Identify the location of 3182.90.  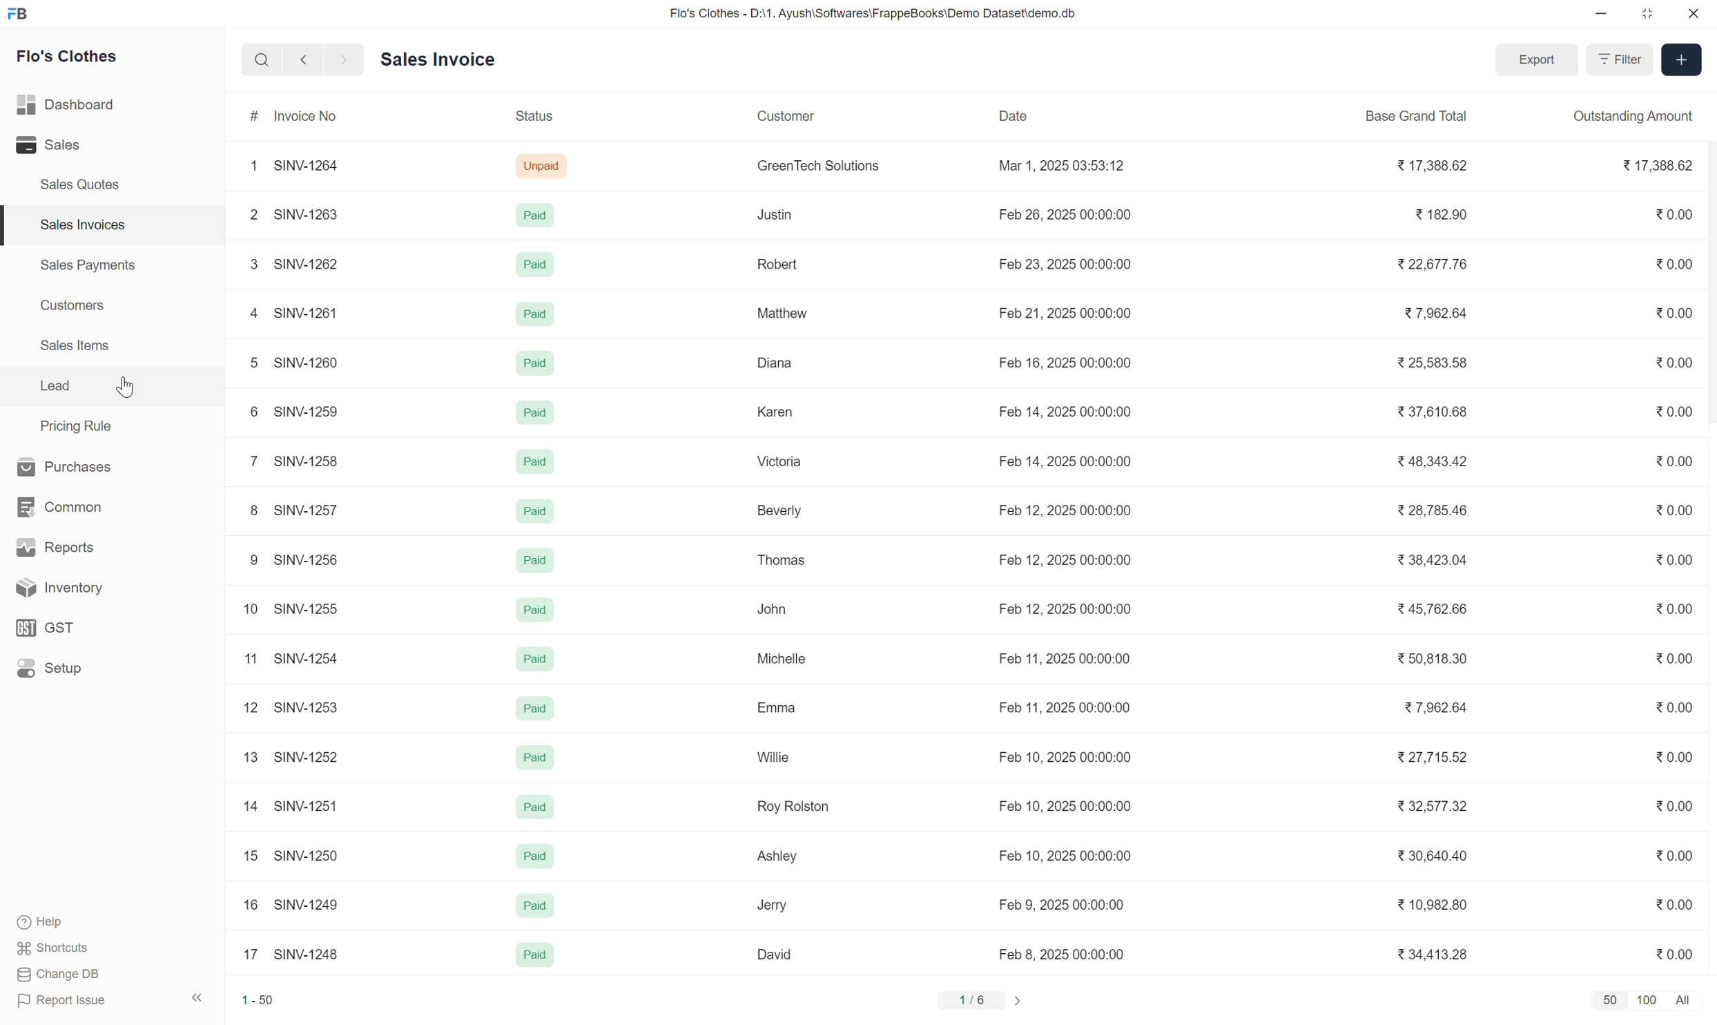
(1438, 215).